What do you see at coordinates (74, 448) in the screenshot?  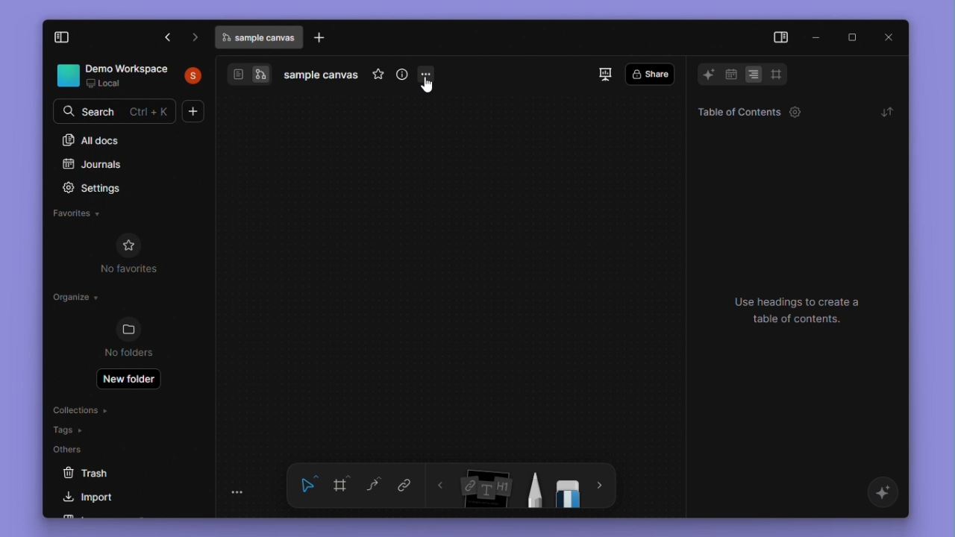 I see `Others` at bounding box center [74, 448].